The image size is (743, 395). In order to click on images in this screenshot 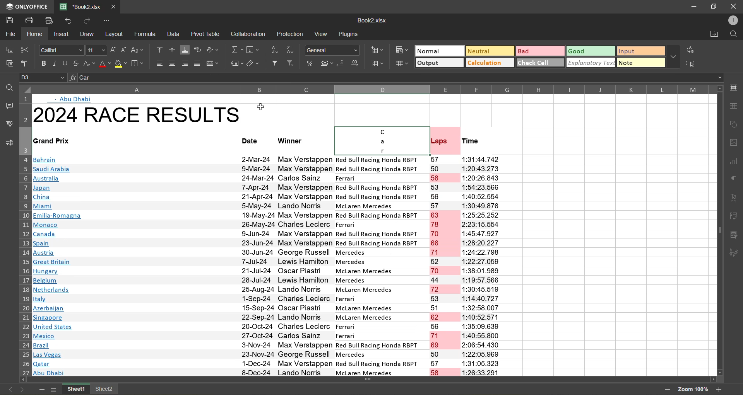, I will do `click(734, 144)`.